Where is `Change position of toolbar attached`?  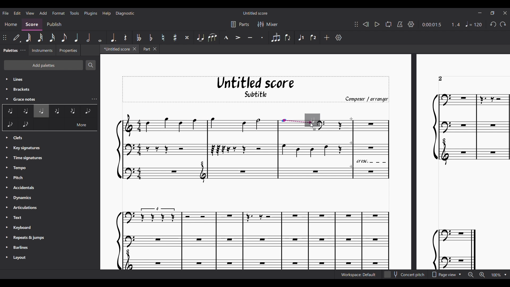
Change position of toolbar attached is located at coordinates (356, 24).